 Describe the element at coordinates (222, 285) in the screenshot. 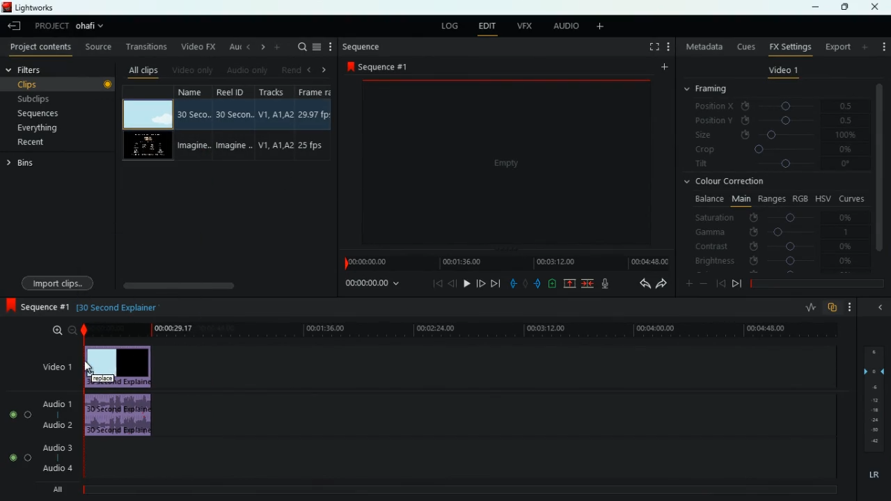

I see `scroll` at that location.